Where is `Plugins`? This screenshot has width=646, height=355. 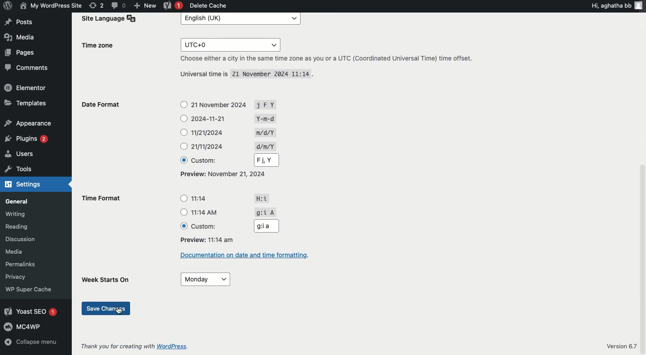
Plugins is located at coordinates (25, 139).